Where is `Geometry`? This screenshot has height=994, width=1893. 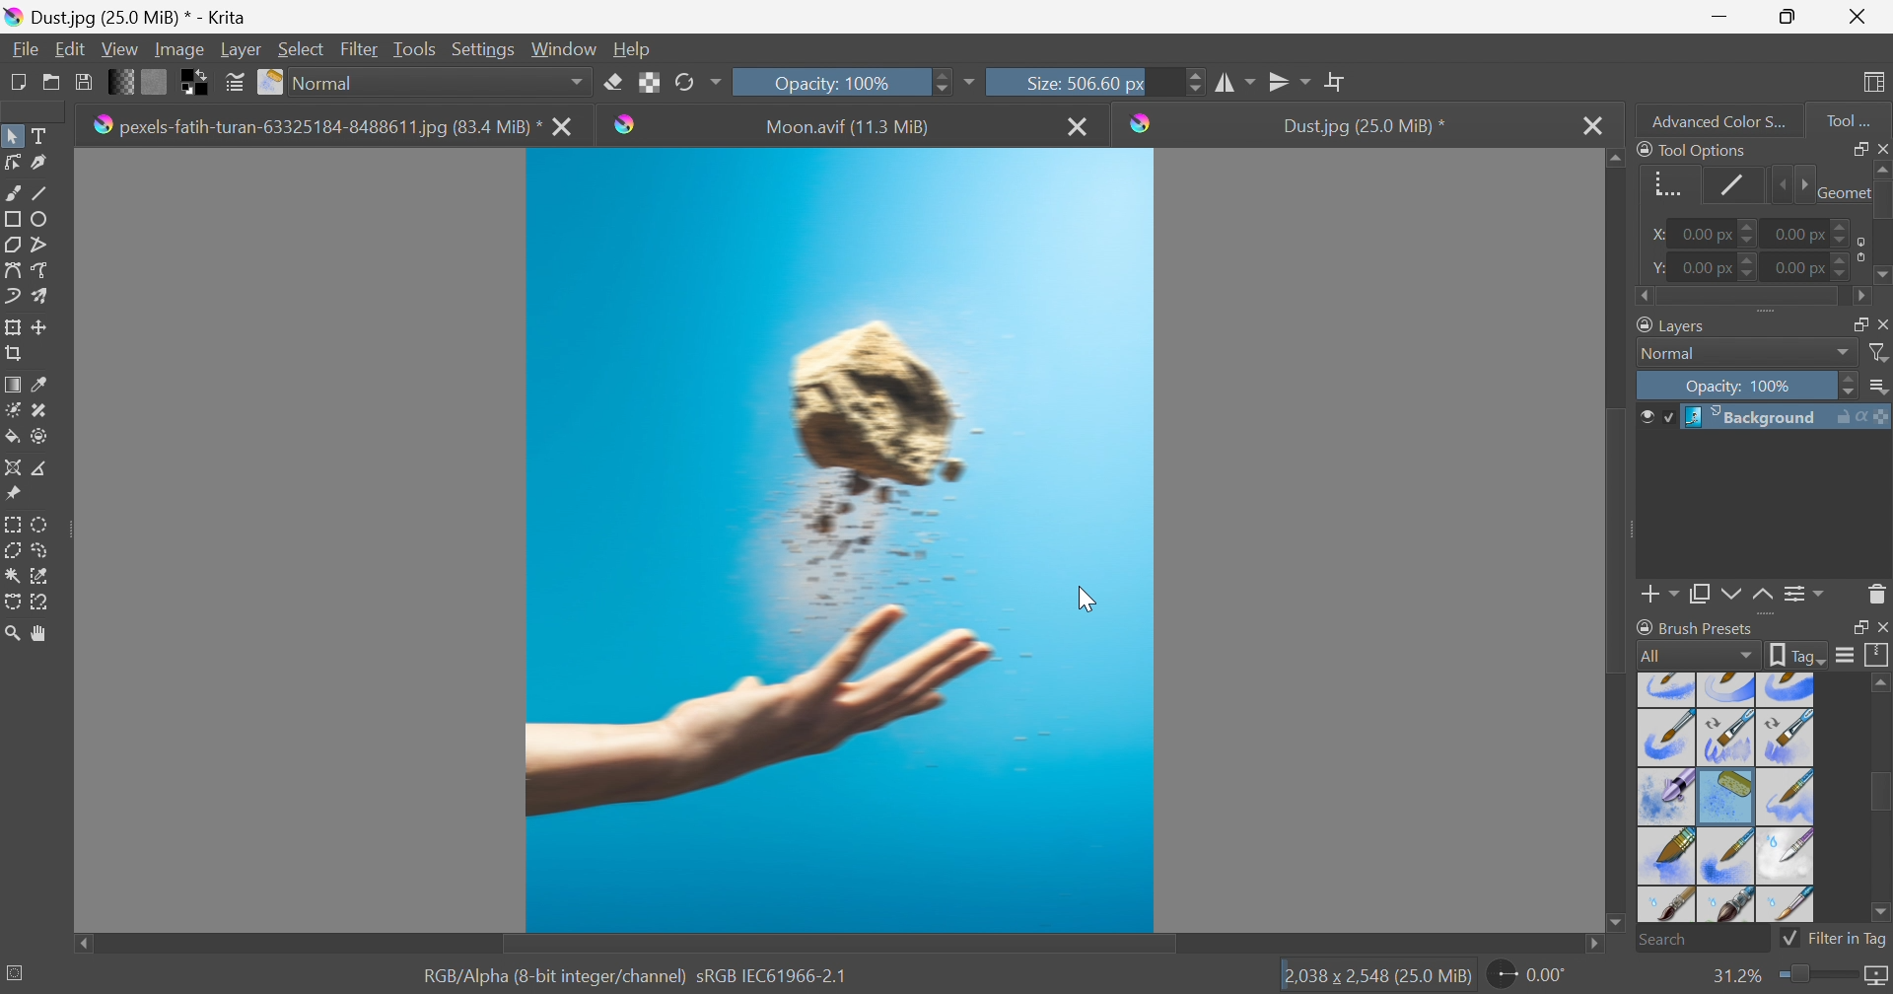 Geometry is located at coordinates (1662, 181).